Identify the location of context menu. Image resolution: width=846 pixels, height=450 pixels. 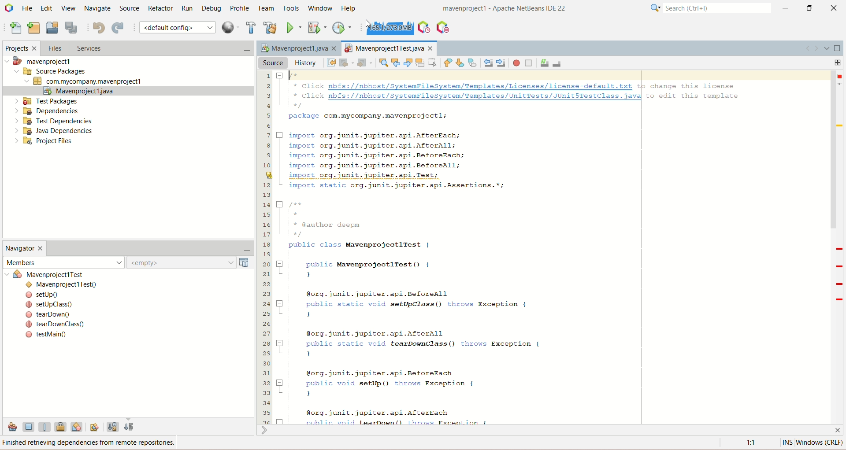
(230, 27).